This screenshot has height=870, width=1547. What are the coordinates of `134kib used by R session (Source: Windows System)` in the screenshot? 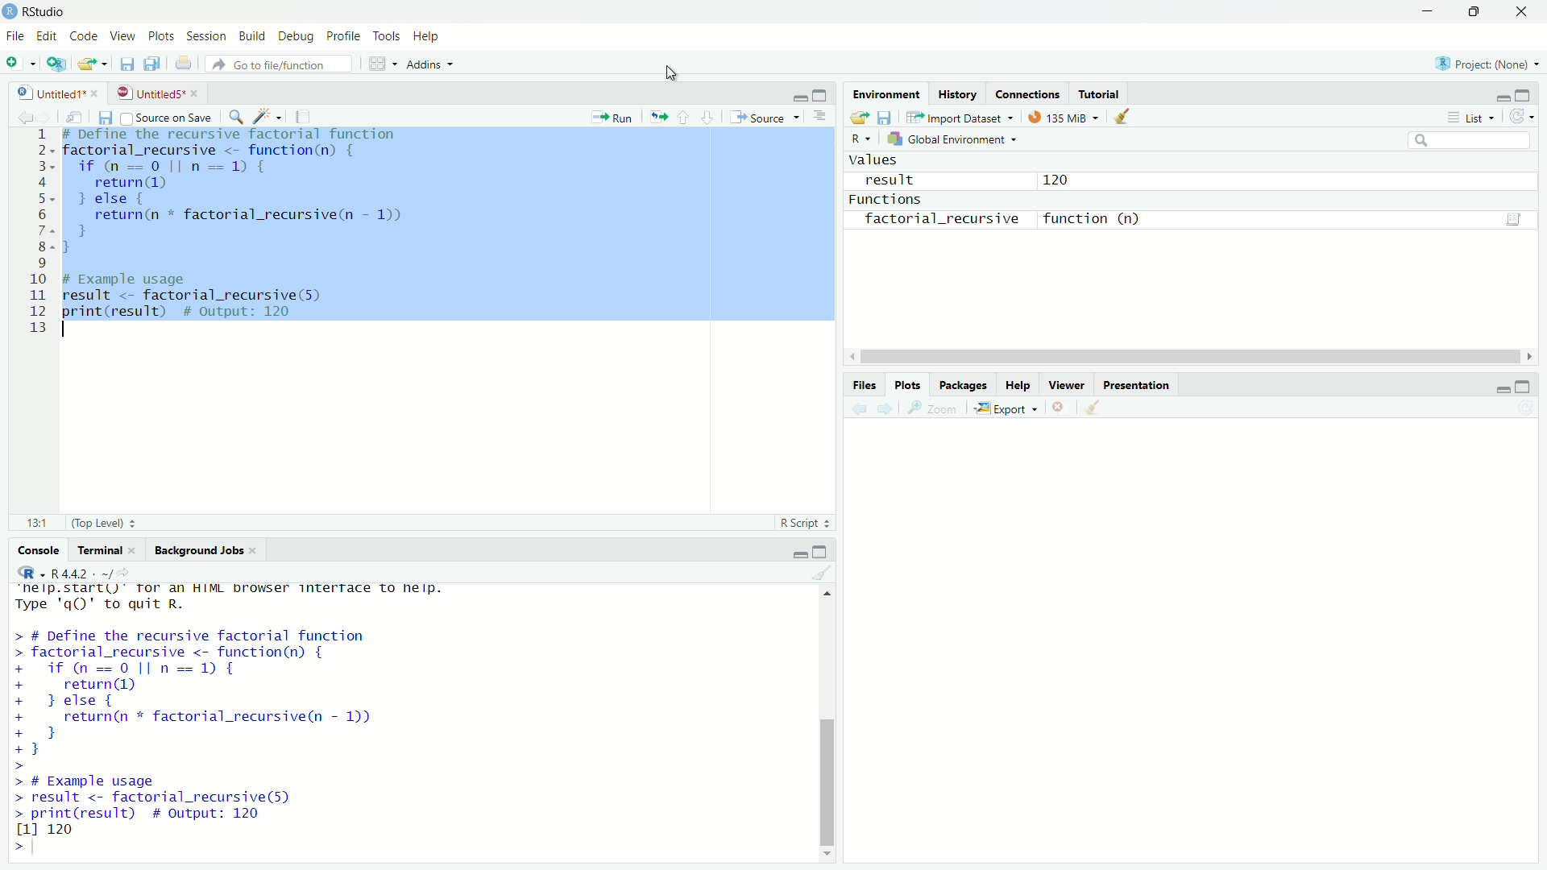 It's located at (1068, 115).